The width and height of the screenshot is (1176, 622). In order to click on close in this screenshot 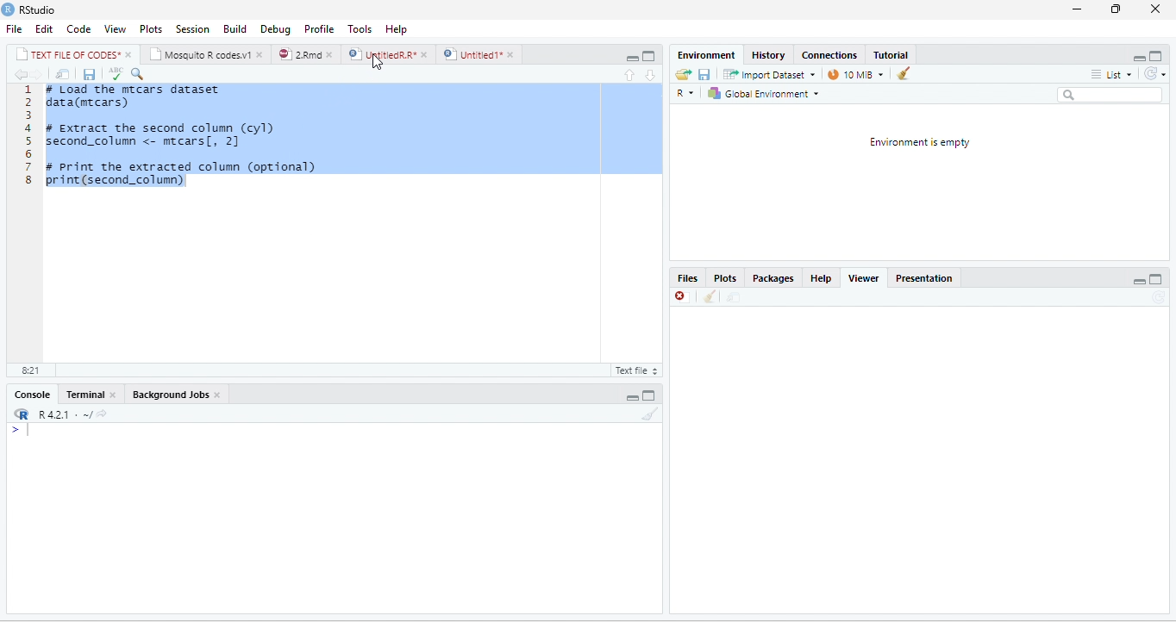, I will do `click(115, 395)`.